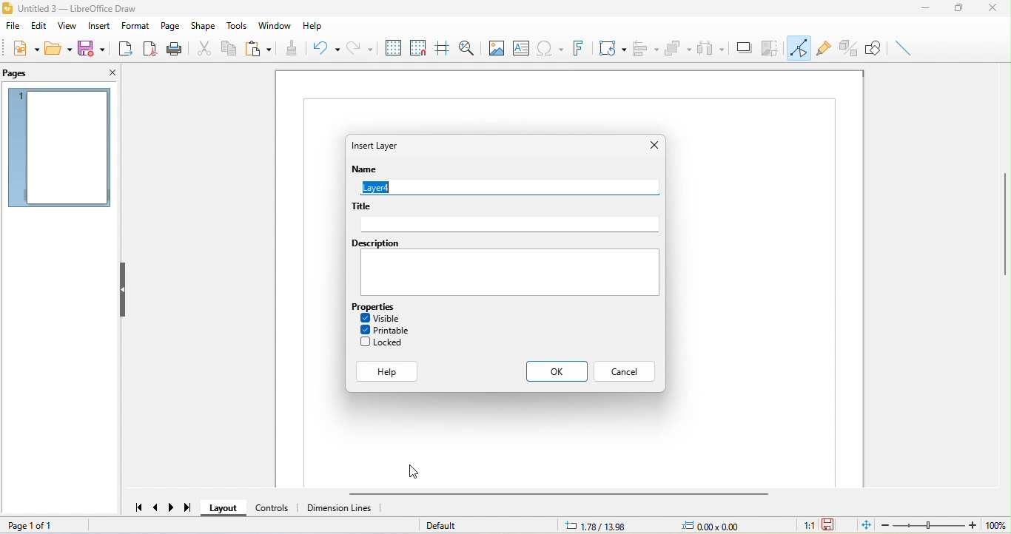 The height and width of the screenshot is (534, 1011). What do you see at coordinates (178, 49) in the screenshot?
I see `print` at bounding box center [178, 49].